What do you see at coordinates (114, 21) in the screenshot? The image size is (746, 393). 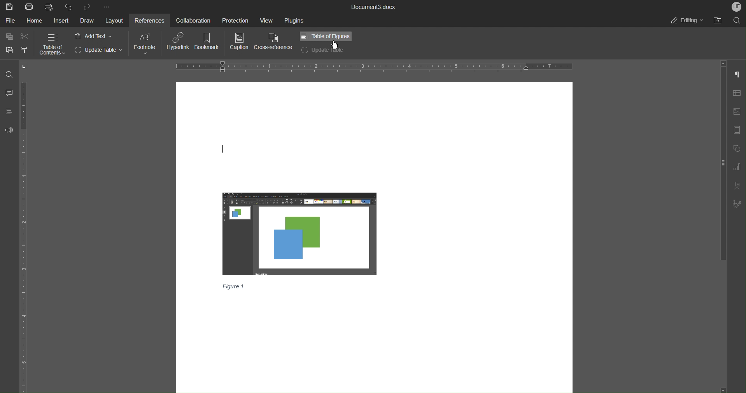 I see `Layout` at bounding box center [114, 21].